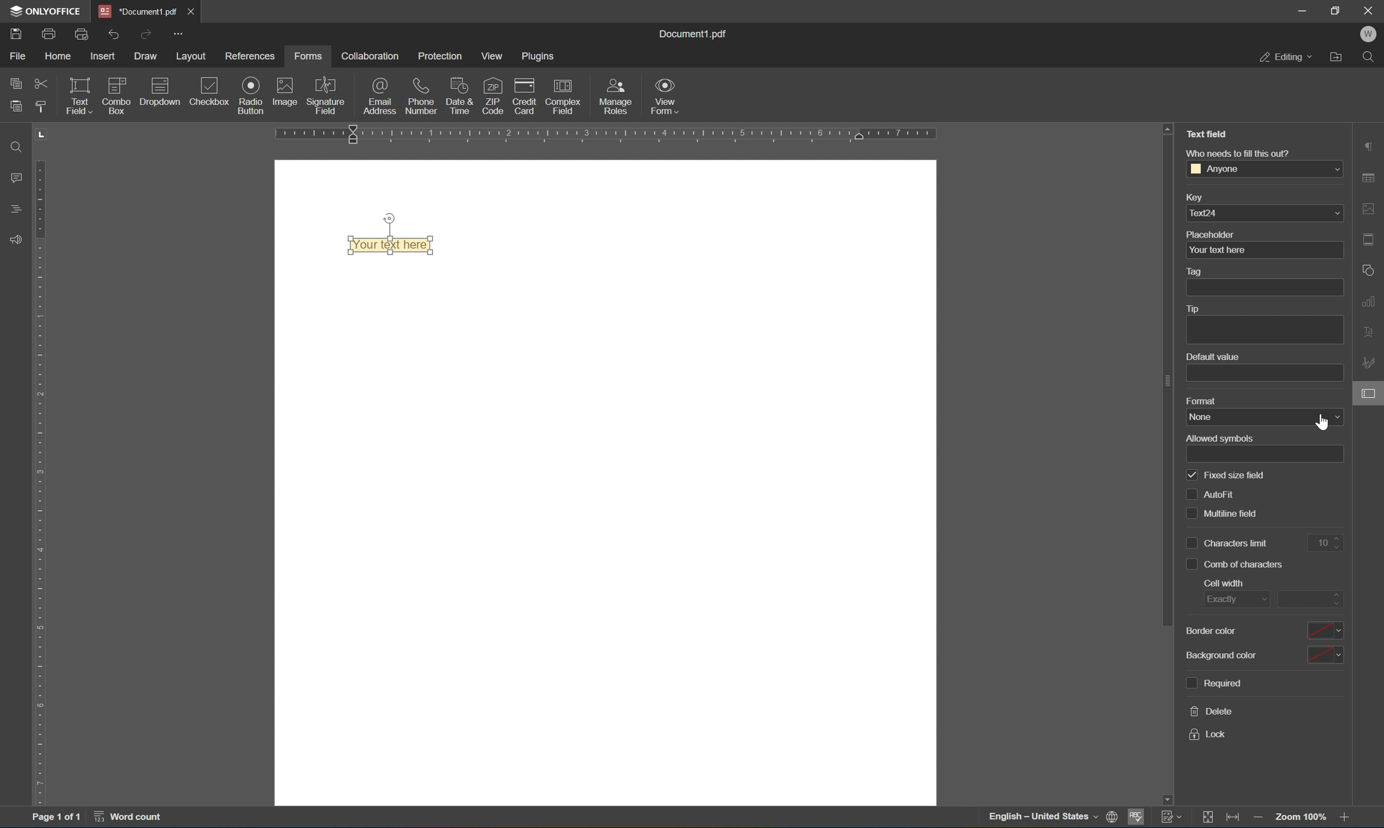 This screenshot has height=828, width=1384. I want to click on copy, so click(16, 80).